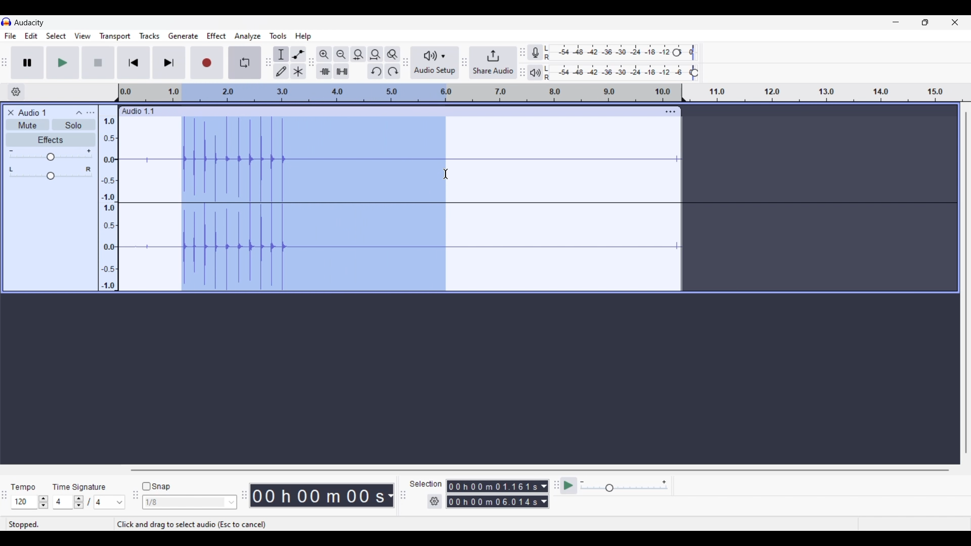  Describe the element at coordinates (30, 23) in the screenshot. I see `Software name` at that location.